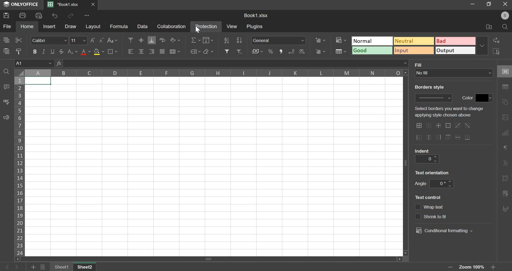 This screenshot has height=271, width=512. I want to click on border options, so click(419, 125).